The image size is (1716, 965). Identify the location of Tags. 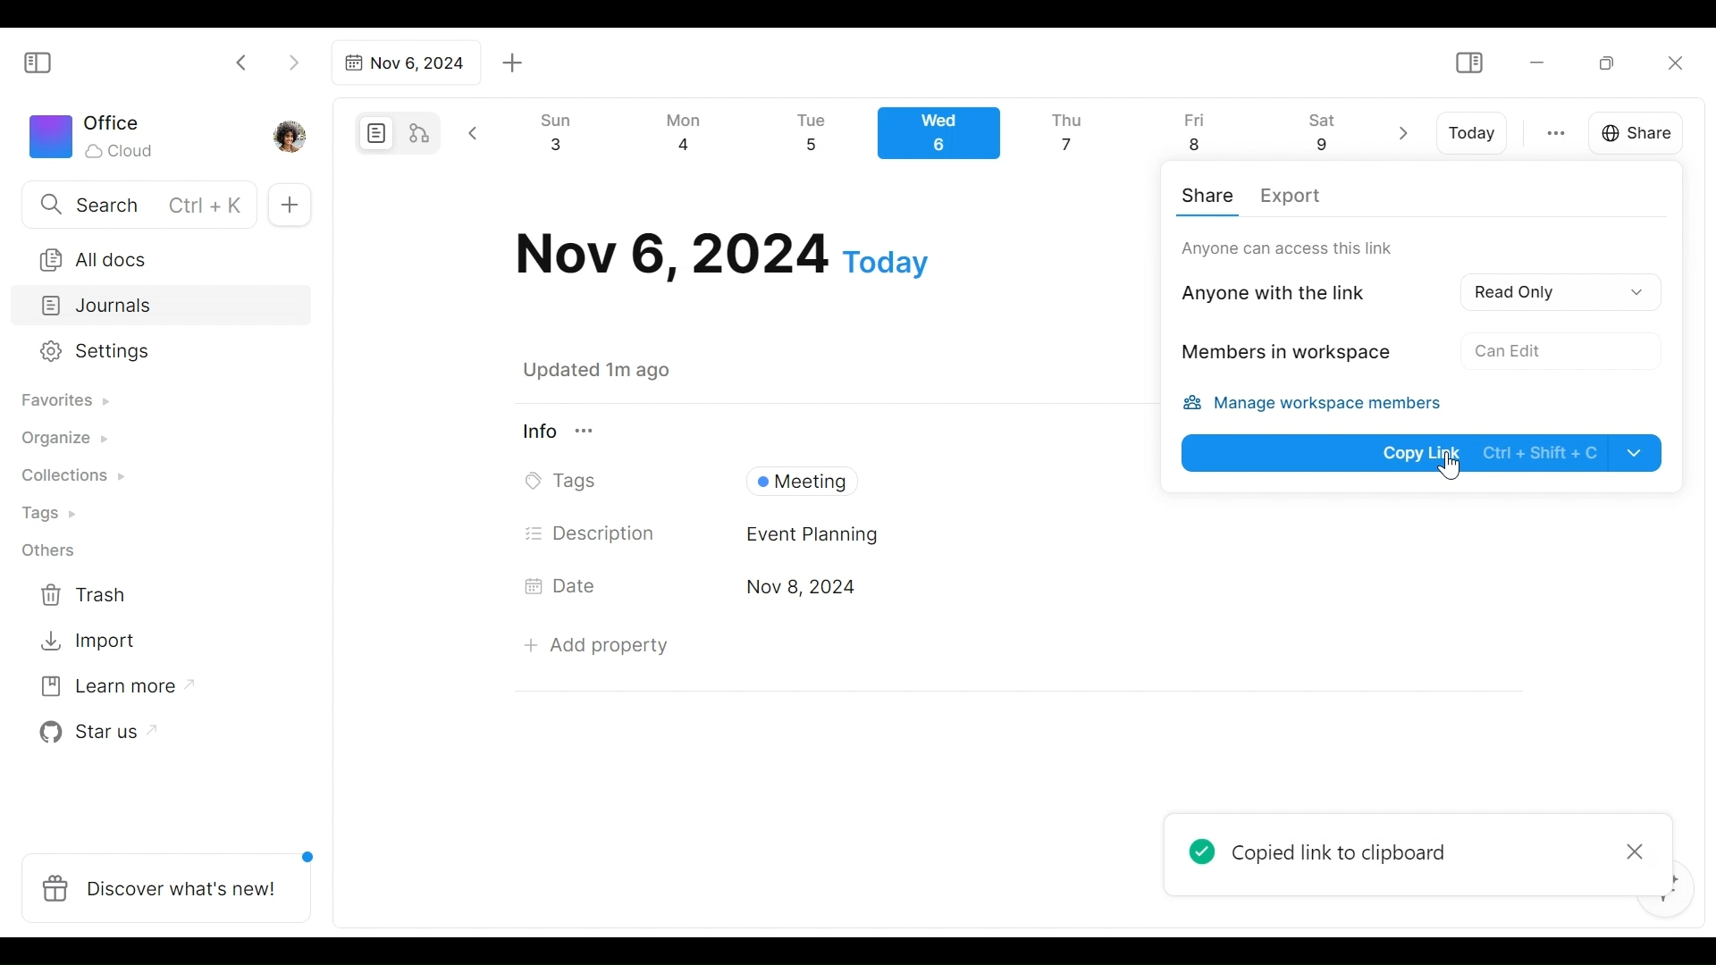
(51, 516).